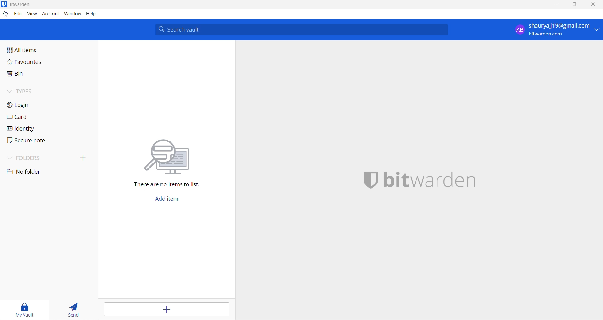 The image size is (603, 320). Describe the element at coordinates (557, 30) in the screenshot. I see `logged in email` at that location.